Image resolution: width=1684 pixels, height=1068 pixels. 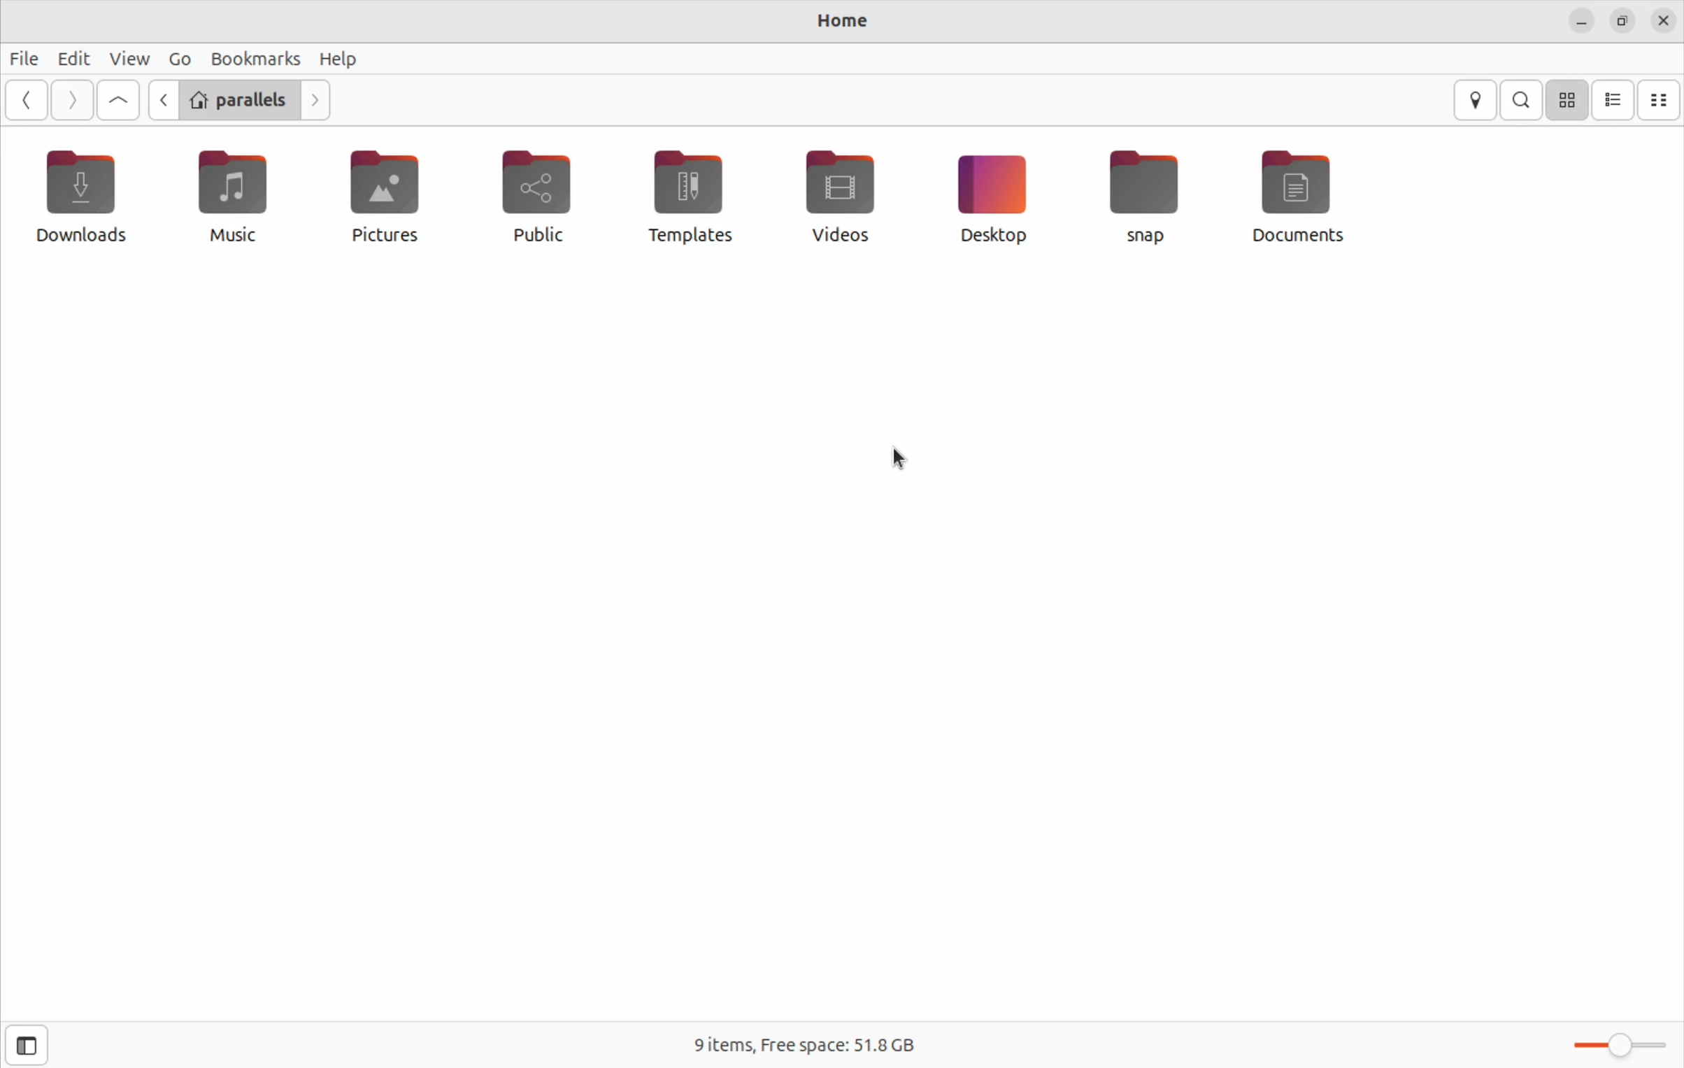 I want to click on go back ward, so click(x=29, y=101).